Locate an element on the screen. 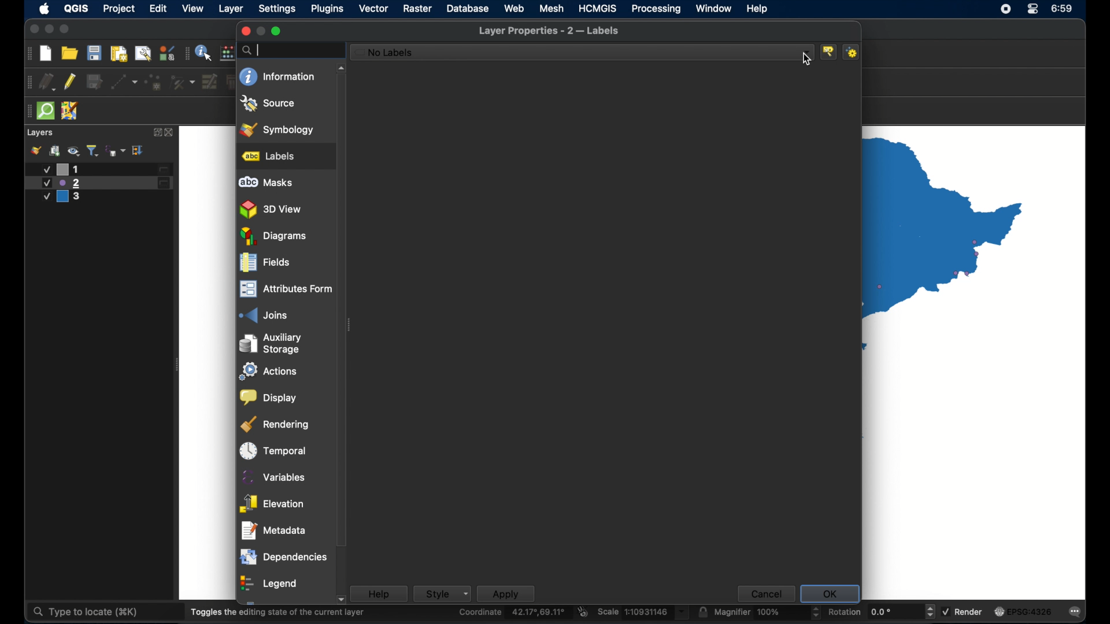 The height and width of the screenshot is (624, 1110). attributes form is located at coordinates (284, 289).